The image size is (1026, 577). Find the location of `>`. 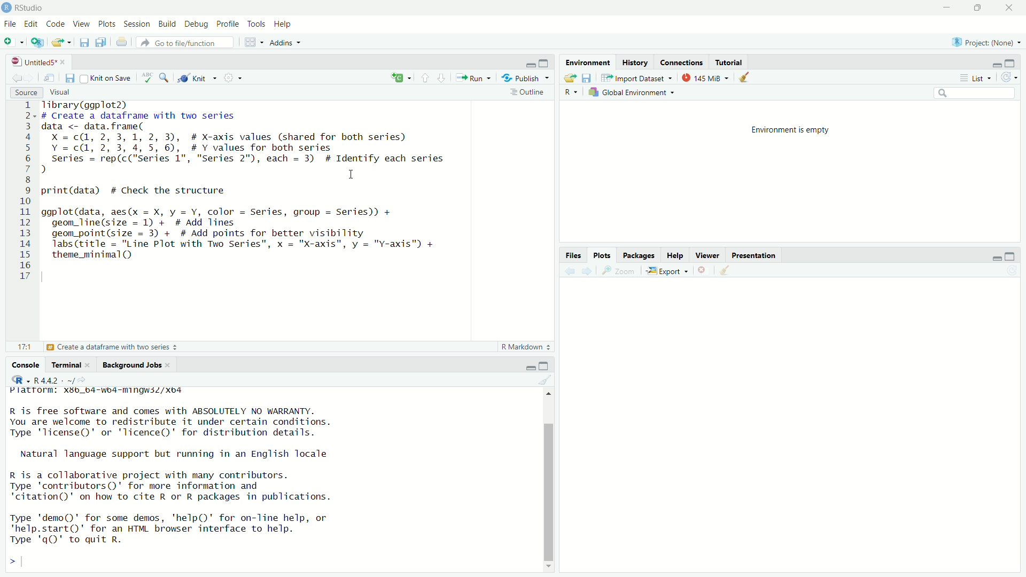

> is located at coordinates (7, 560).